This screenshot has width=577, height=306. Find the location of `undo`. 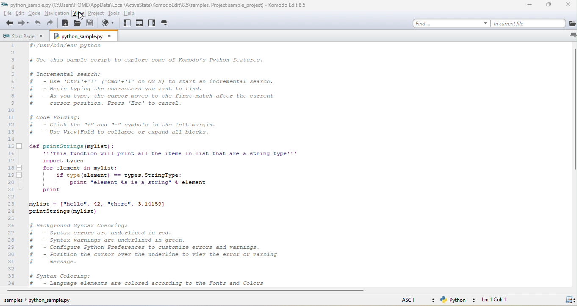

undo is located at coordinates (38, 24).